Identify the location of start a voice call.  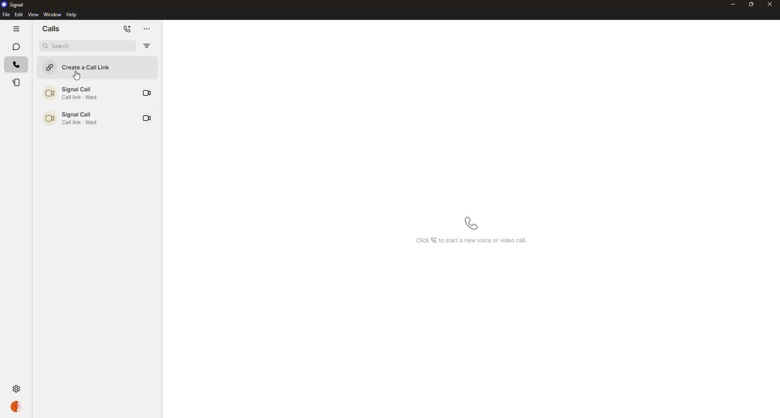
(471, 223).